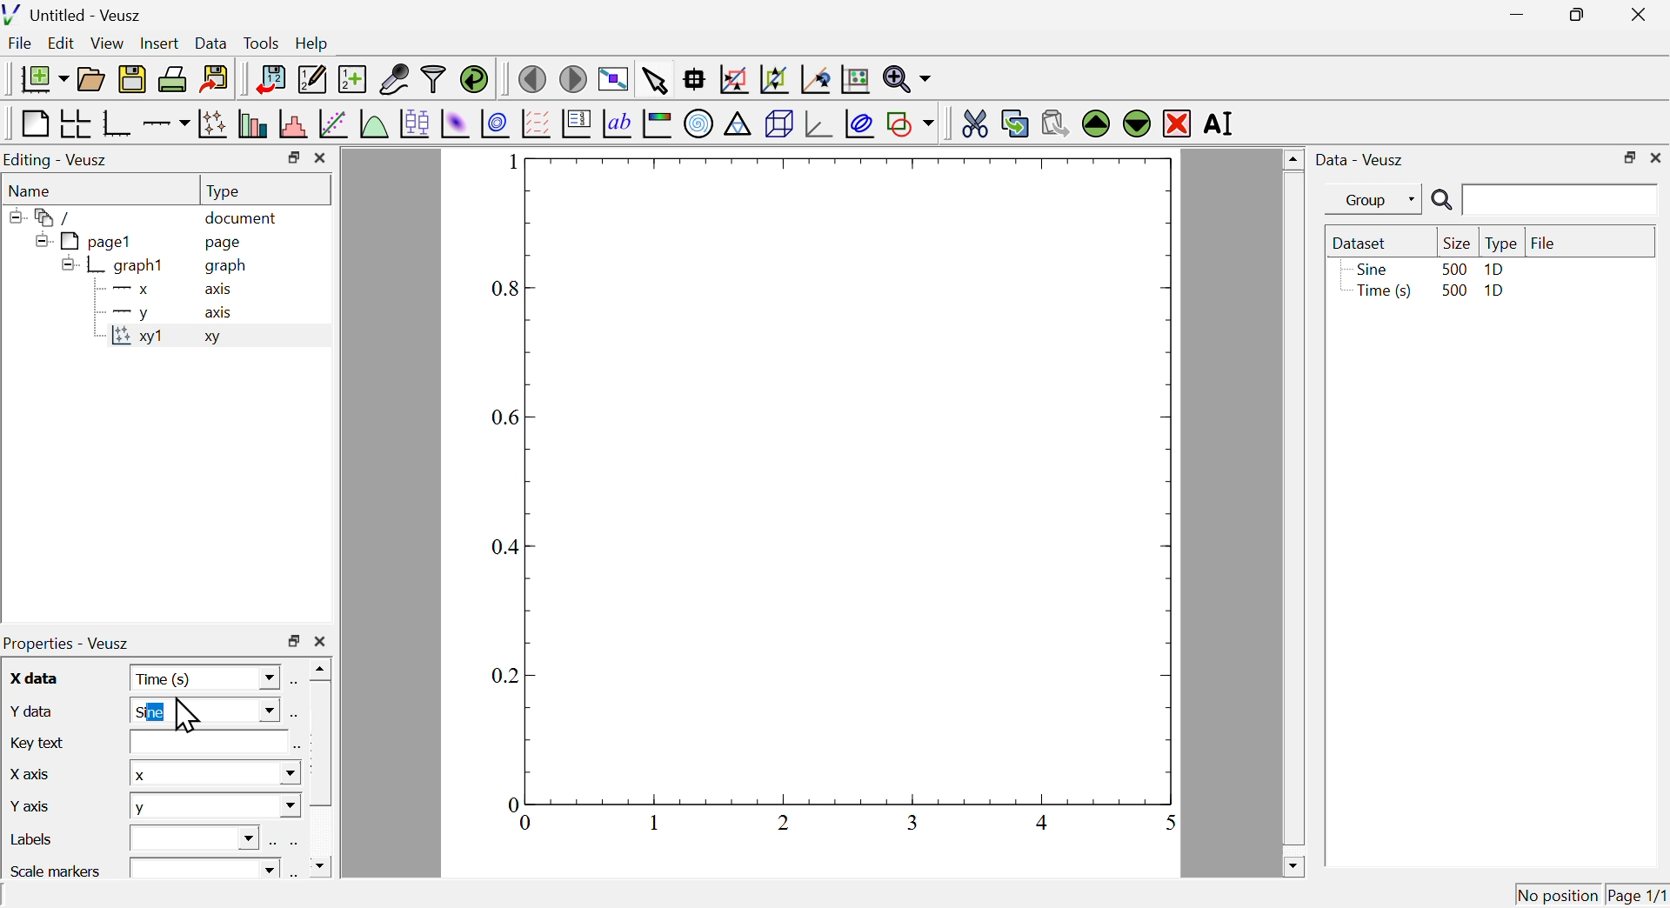  Describe the element at coordinates (252, 125) in the screenshot. I see `plot bar charts` at that location.